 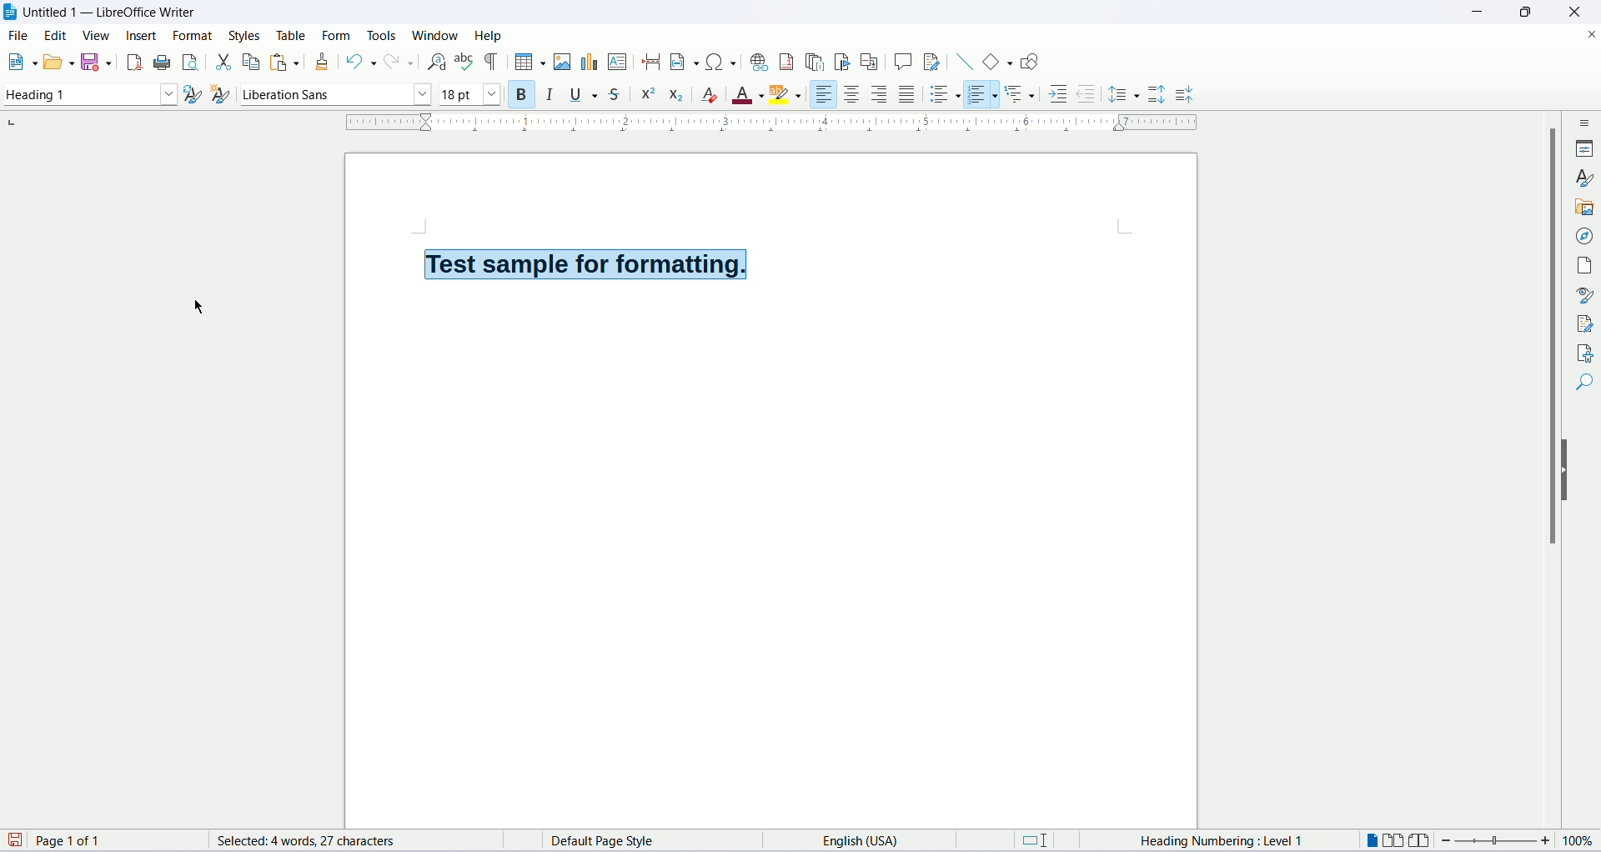 I want to click on italics, so click(x=549, y=96).